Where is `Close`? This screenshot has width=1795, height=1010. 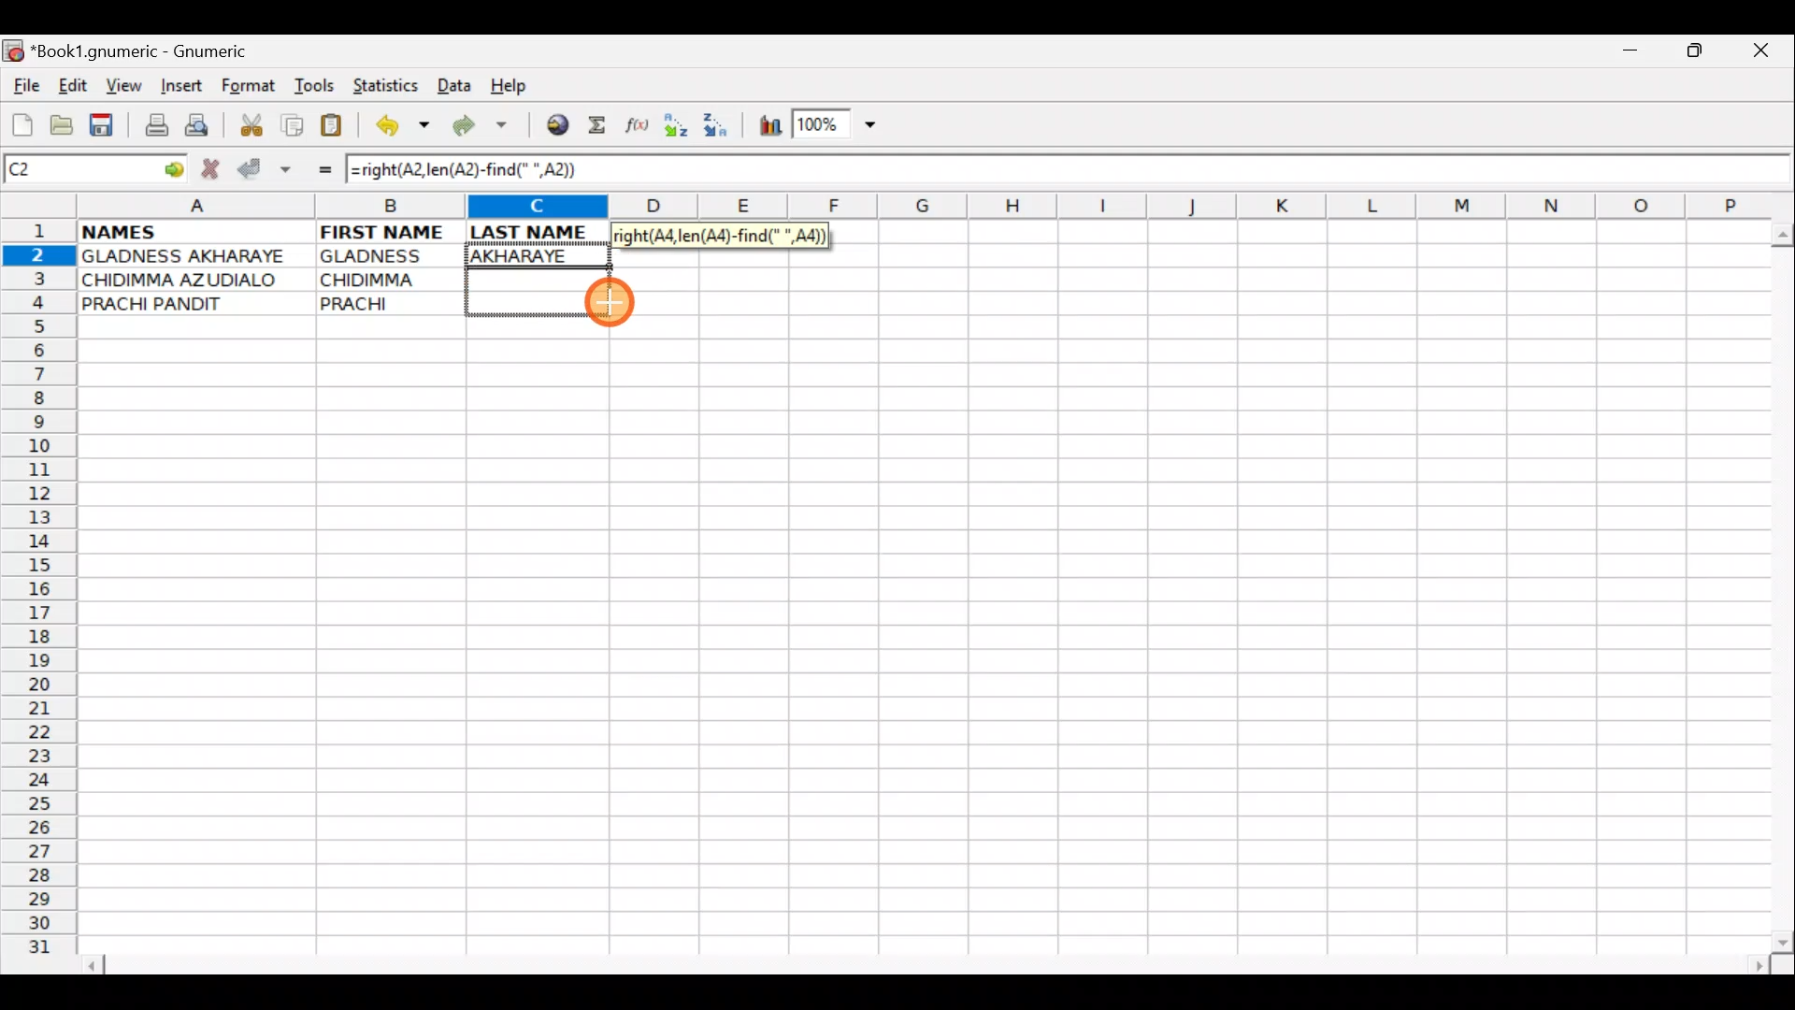
Close is located at coordinates (1766, 55).